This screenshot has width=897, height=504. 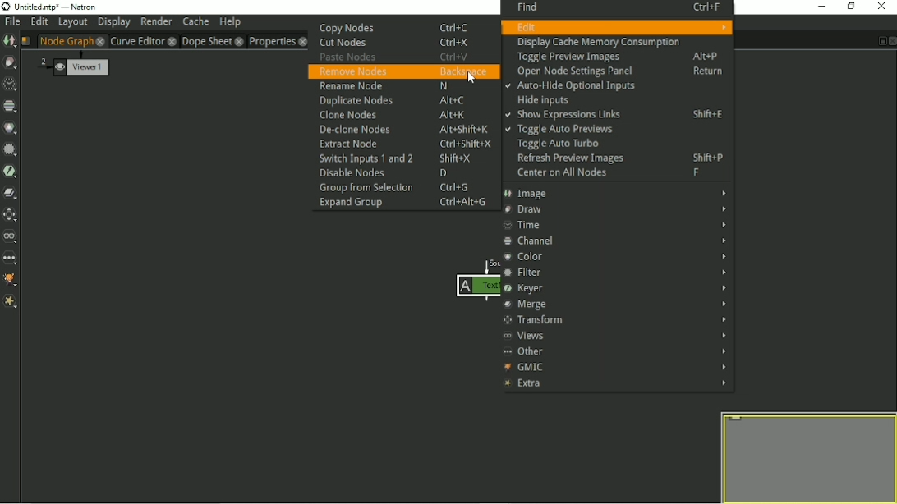 What do you see at coordinates (398, 86) in the screenshot?
I see `Rename Node` at bounding box center [398, 86].